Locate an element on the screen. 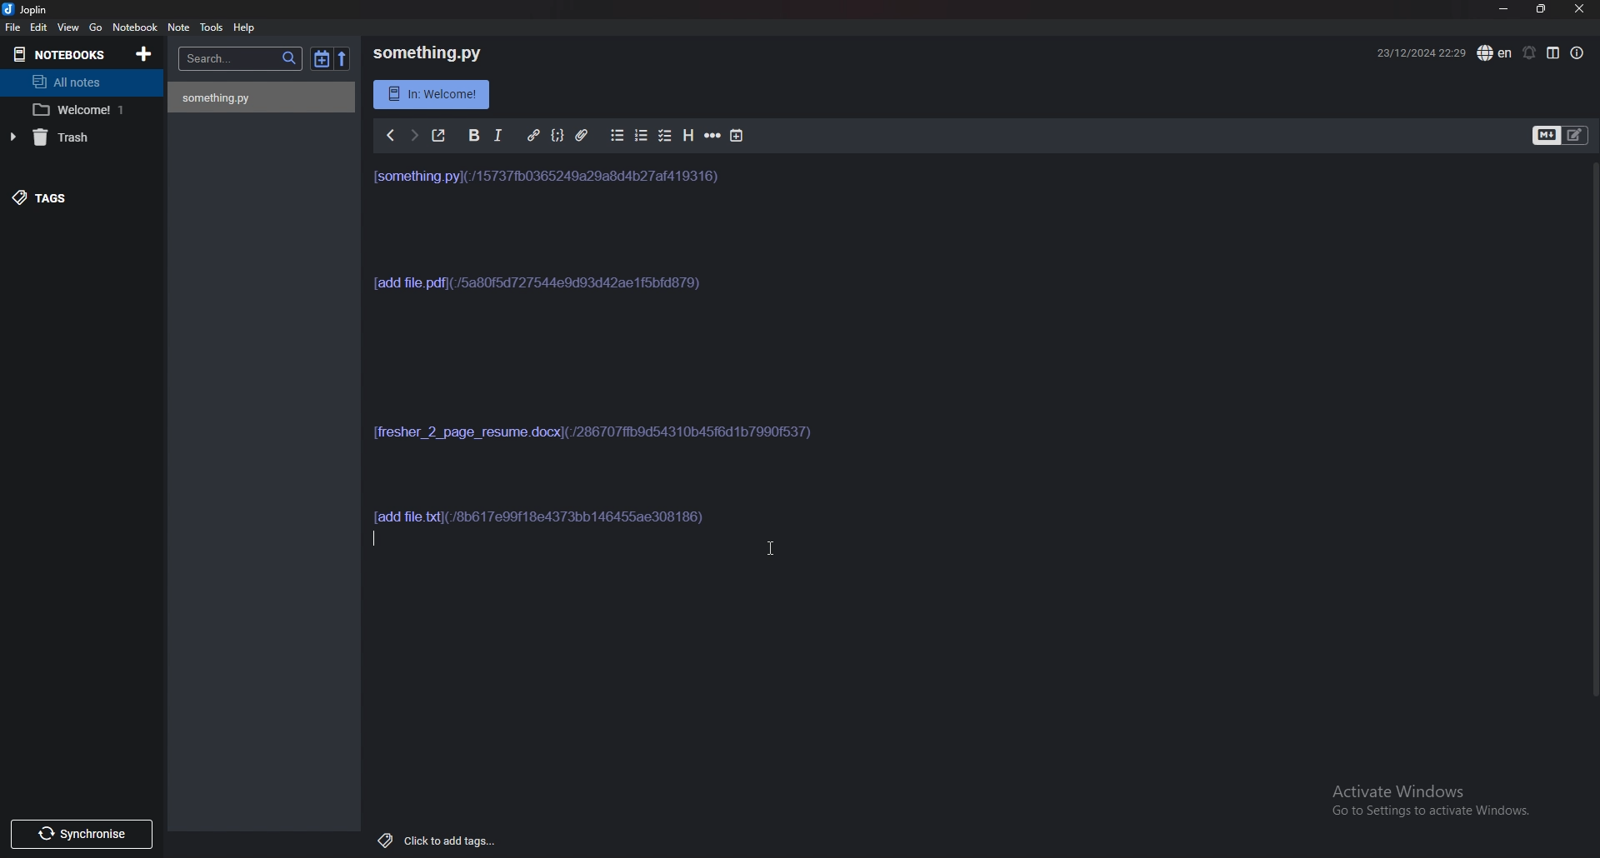 This screenshot has height=858, width=1600. insert time is located at coordinates (737, 135).